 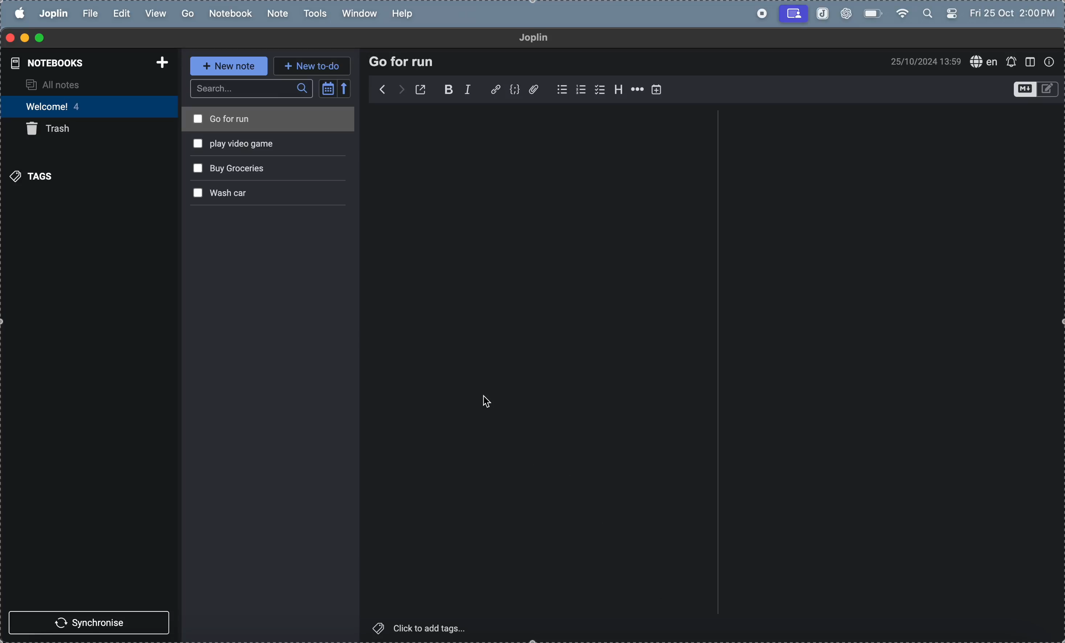 I want to click on italic, so click(x=472, y=89).